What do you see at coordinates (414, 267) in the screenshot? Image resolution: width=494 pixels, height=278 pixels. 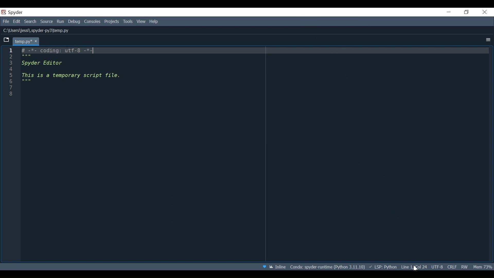 I see `cursor position` at bounding box center [414, 267].